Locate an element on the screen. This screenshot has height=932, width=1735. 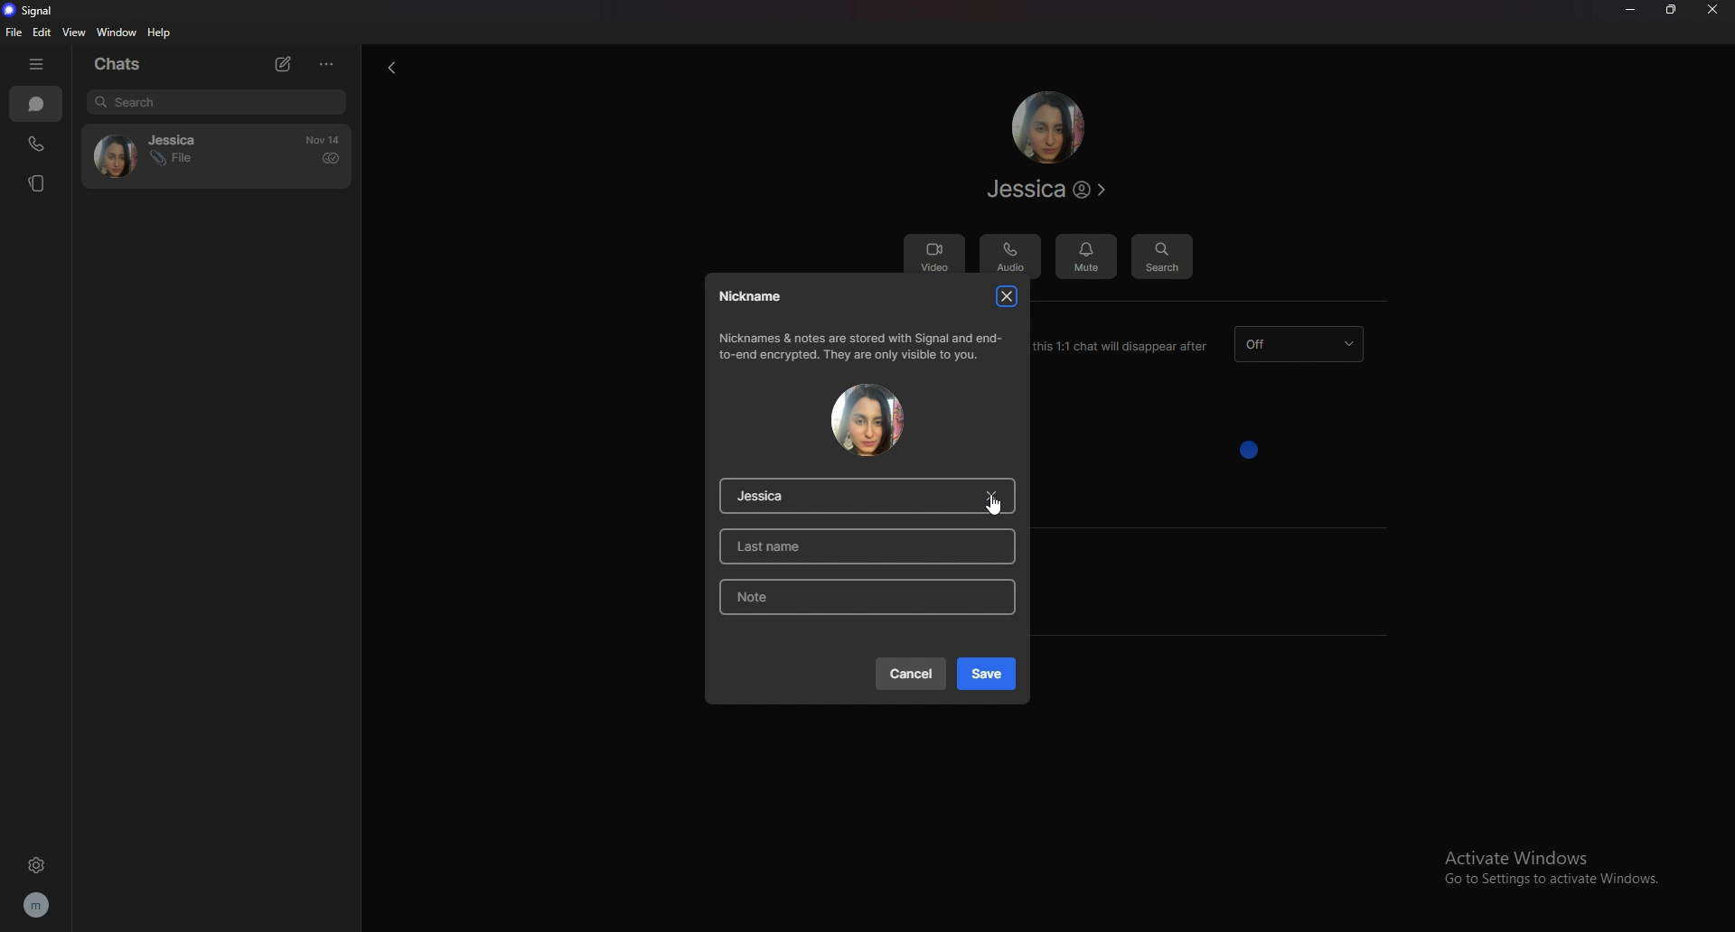
minimize is located at coordinates (1629, 11).